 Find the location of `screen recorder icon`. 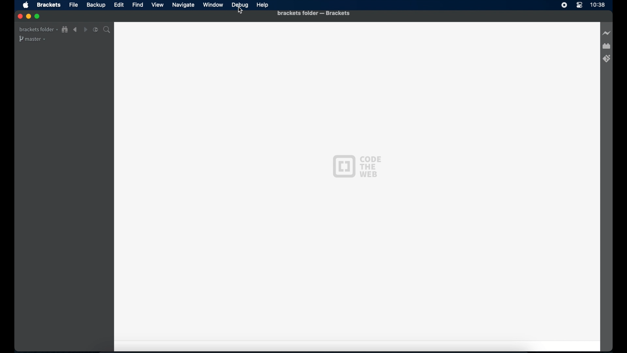

screen recorder icon is located at coordinates (564, 5).